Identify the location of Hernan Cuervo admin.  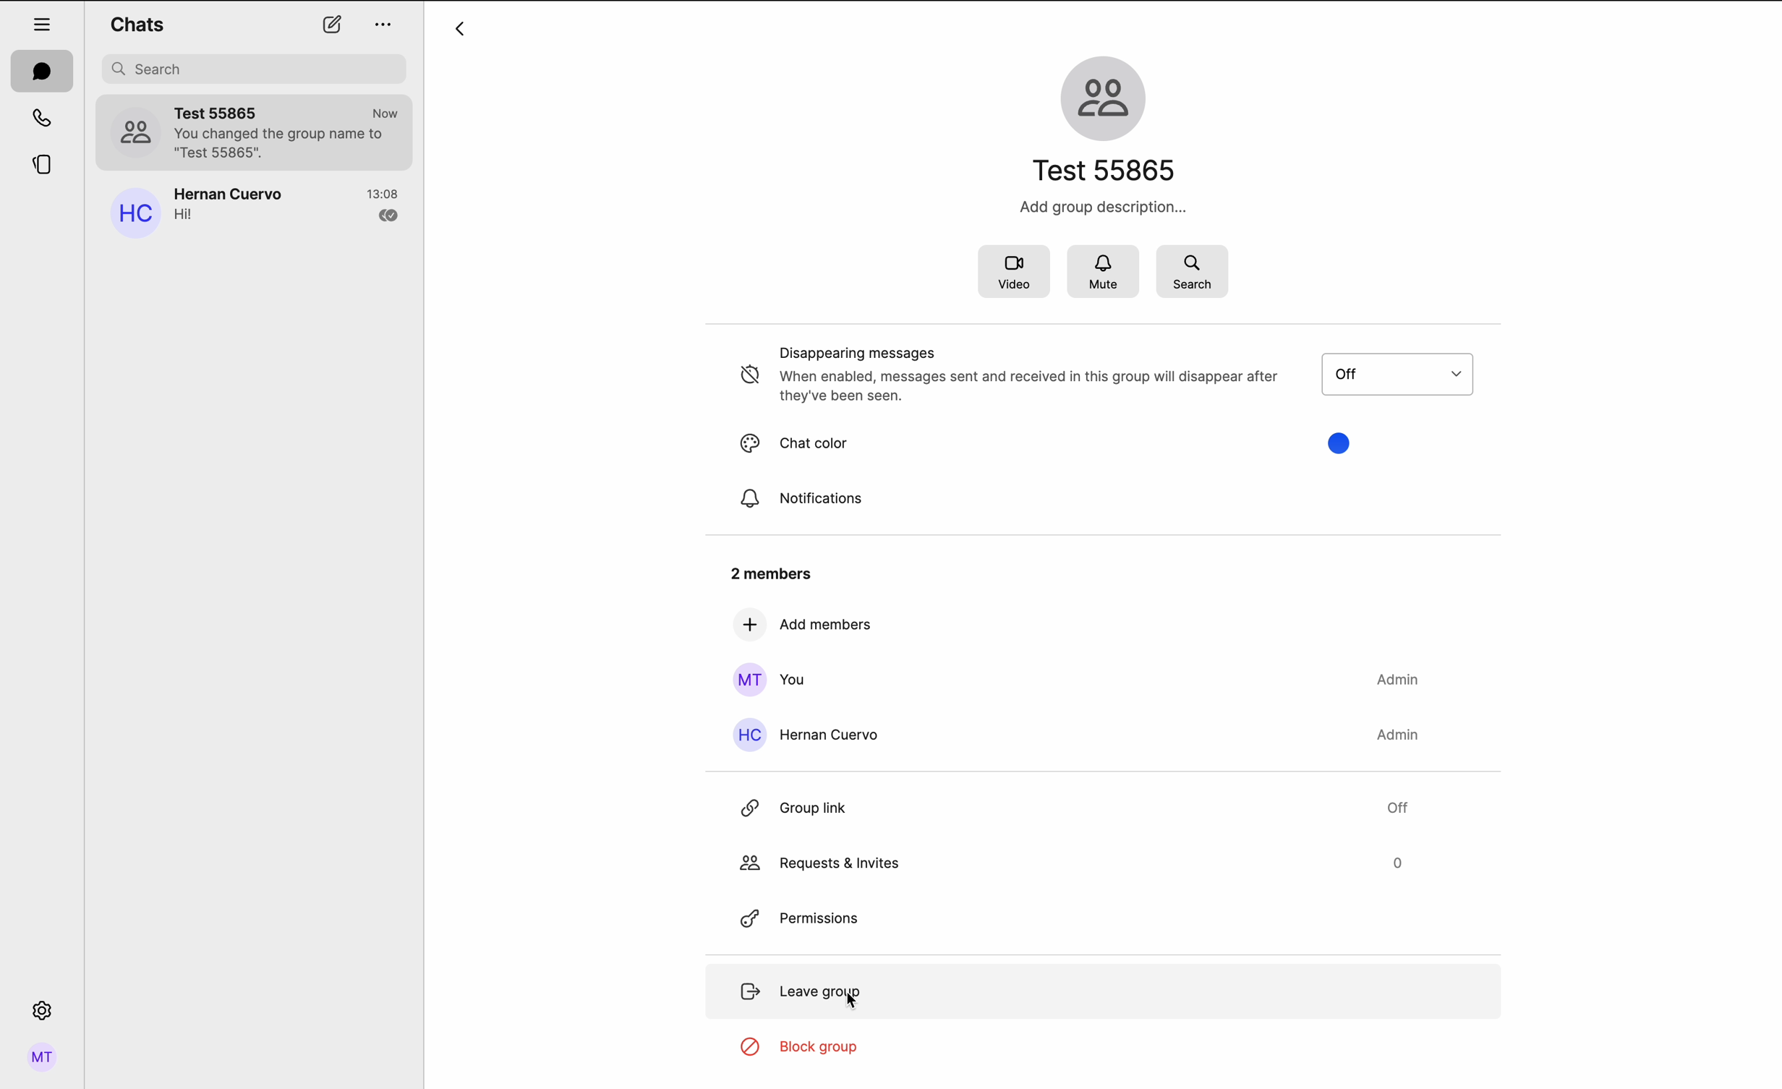
(1080, 735).